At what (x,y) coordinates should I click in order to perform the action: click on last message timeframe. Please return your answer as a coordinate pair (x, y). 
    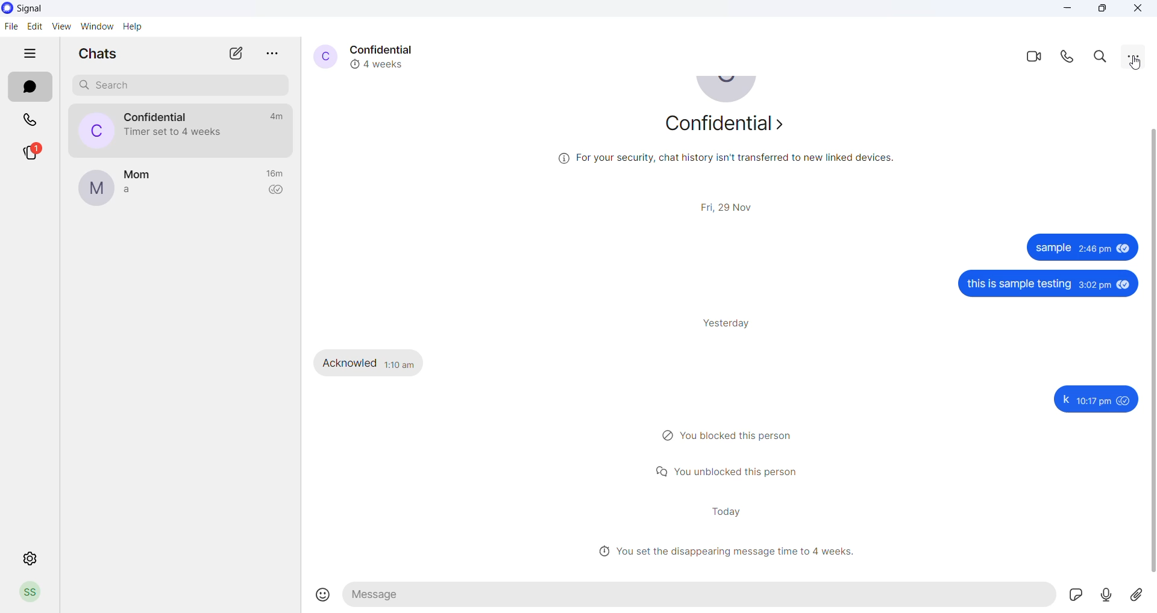
    Looking at the image, I should click on (274, 116).